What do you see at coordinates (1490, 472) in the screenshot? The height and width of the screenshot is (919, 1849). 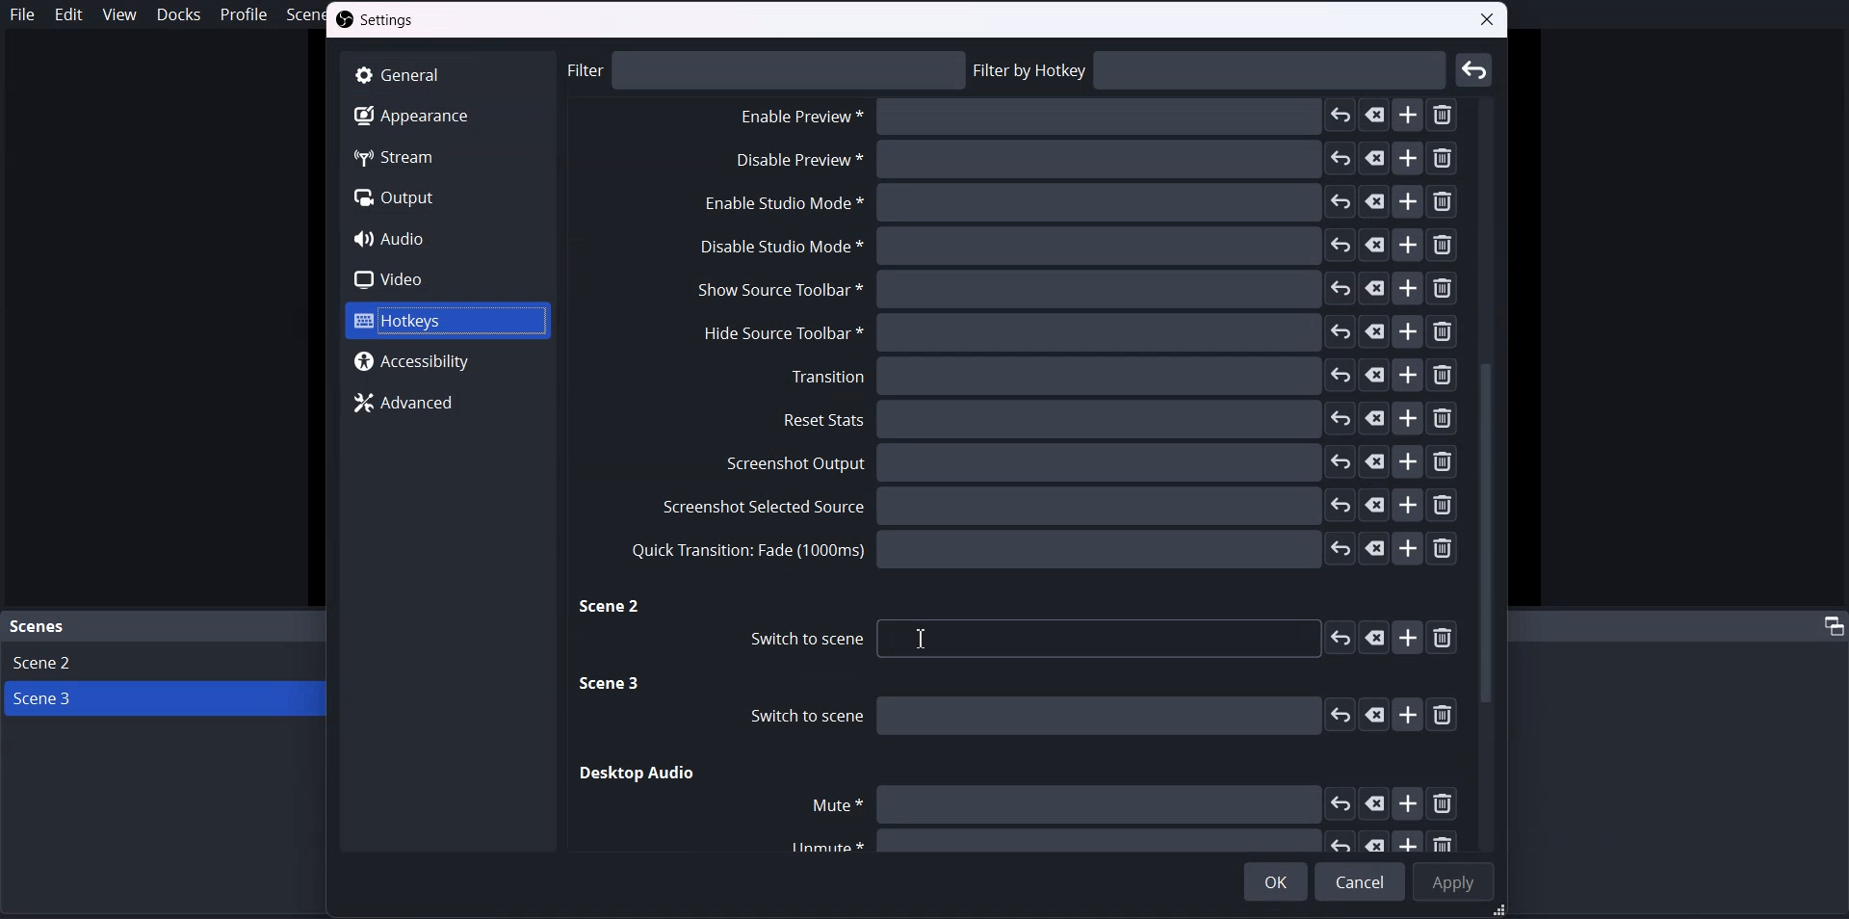 I see `Vertical scroll bar` at bounding box center [1490, 472].